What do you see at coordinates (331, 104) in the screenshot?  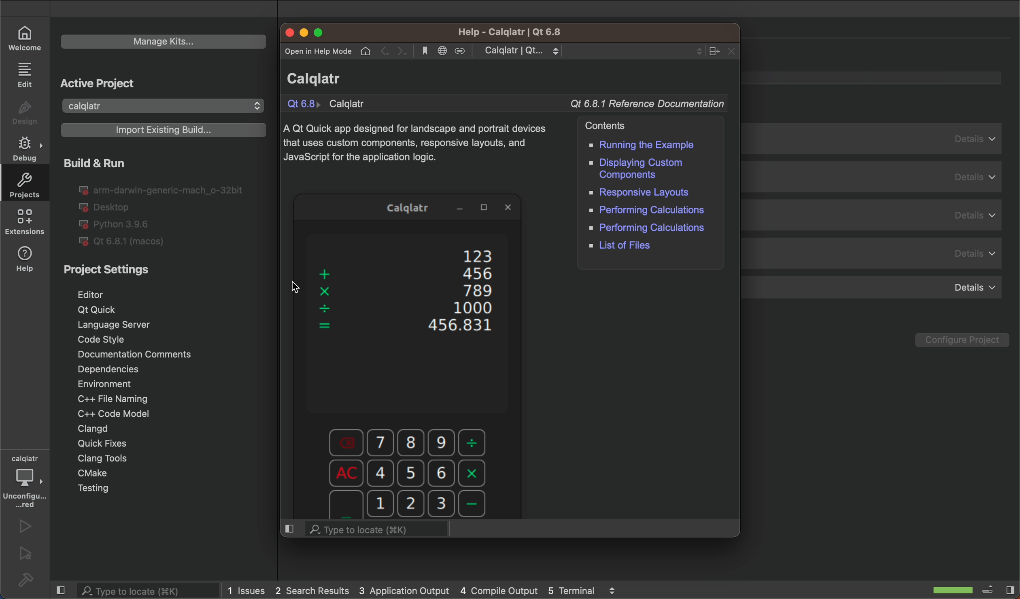 I see `compiler` at bounding box center [331, 104].